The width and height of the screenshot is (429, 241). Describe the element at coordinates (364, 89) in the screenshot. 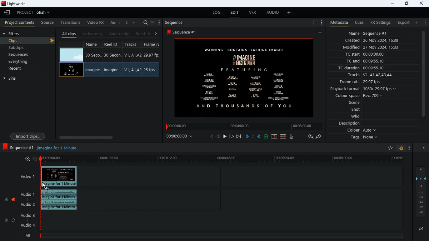

I see `playback format` at that location.